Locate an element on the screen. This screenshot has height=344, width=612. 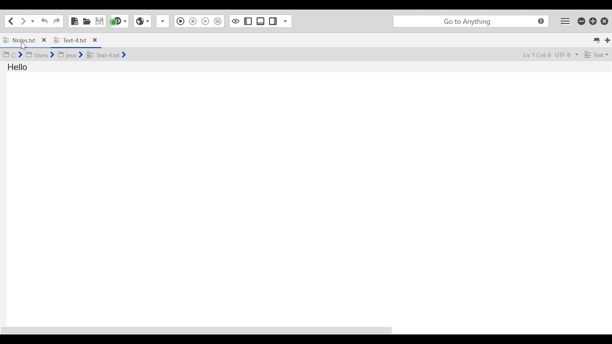
go to anything is located at coordinates (470, 21).